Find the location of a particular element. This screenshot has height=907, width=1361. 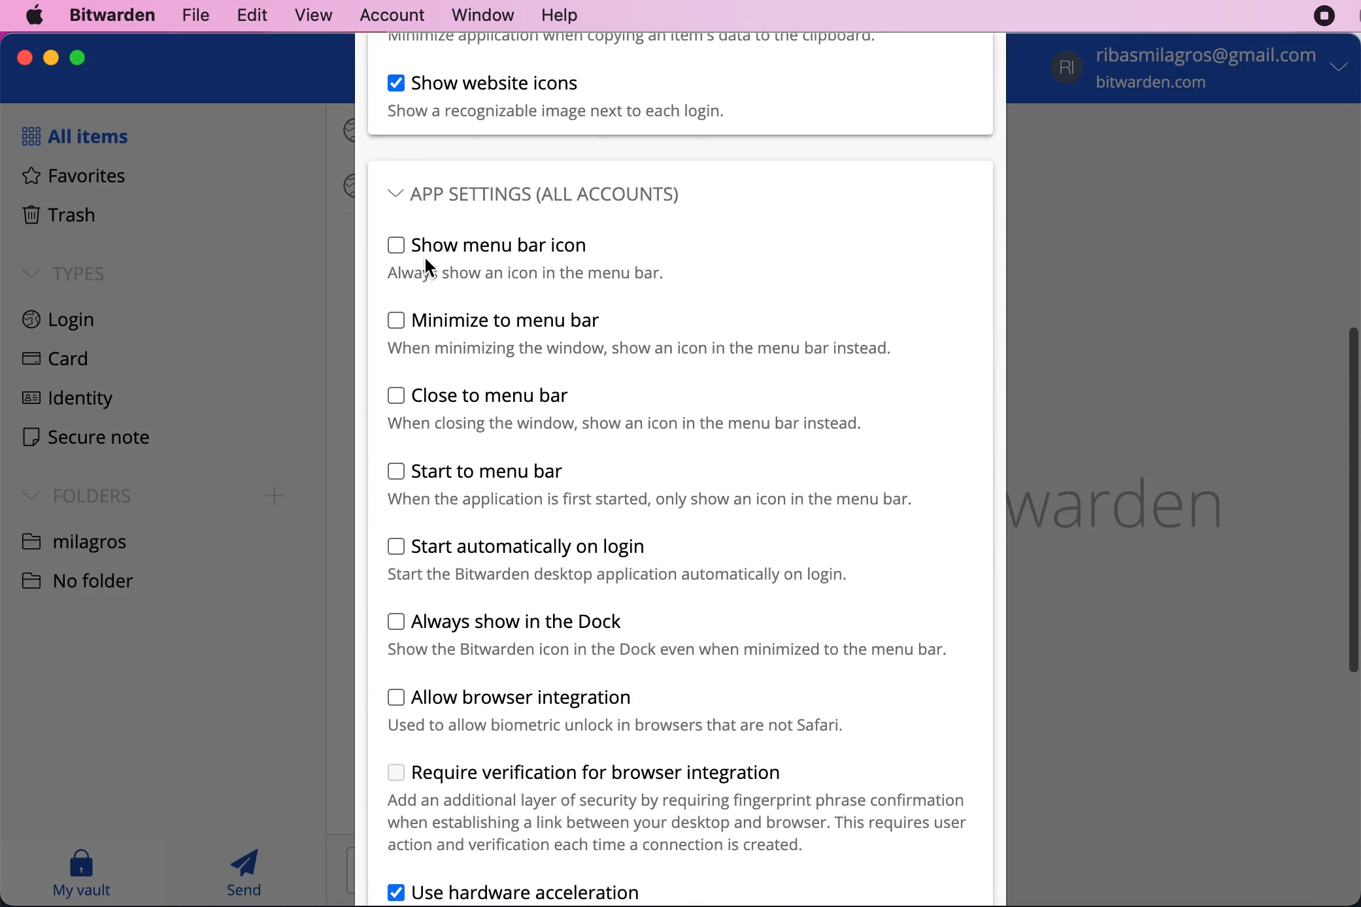

no folder is located at coordinates (88, 579).